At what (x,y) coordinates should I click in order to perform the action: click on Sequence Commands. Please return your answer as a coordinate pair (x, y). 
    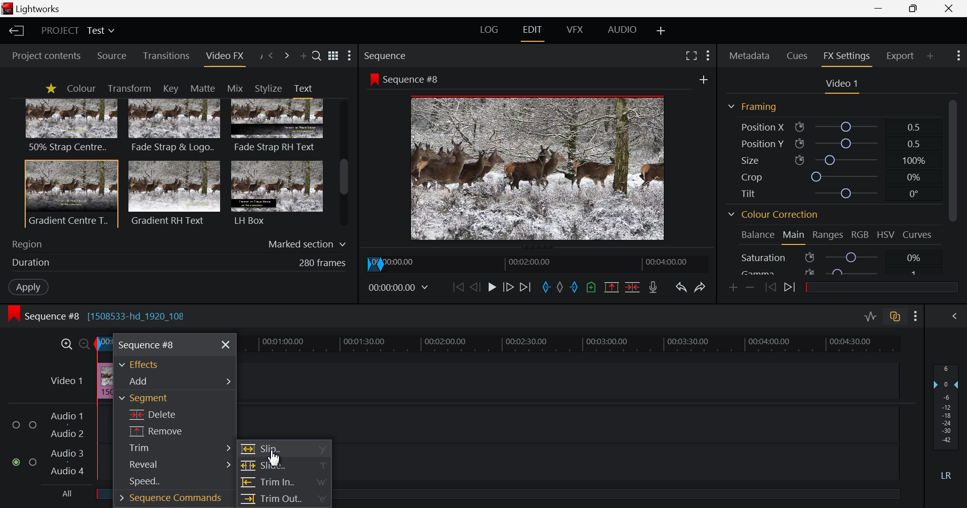
    Looking at the image, I should click on (167, 500).